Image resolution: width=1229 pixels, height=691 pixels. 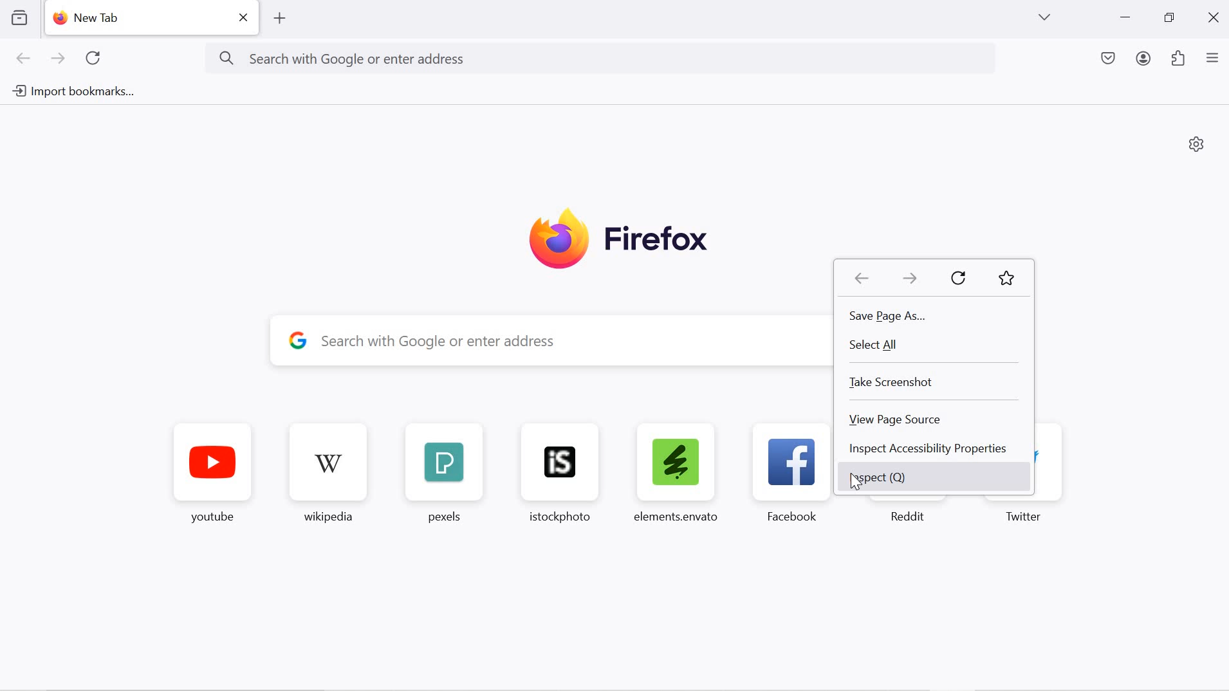 What do you see at coordinates (21, 21) in the screenshot?
I see `VIEW RECENT BROWSING ACROSS WINDOWS AND DEVICES` at bounding box center [21, 21].